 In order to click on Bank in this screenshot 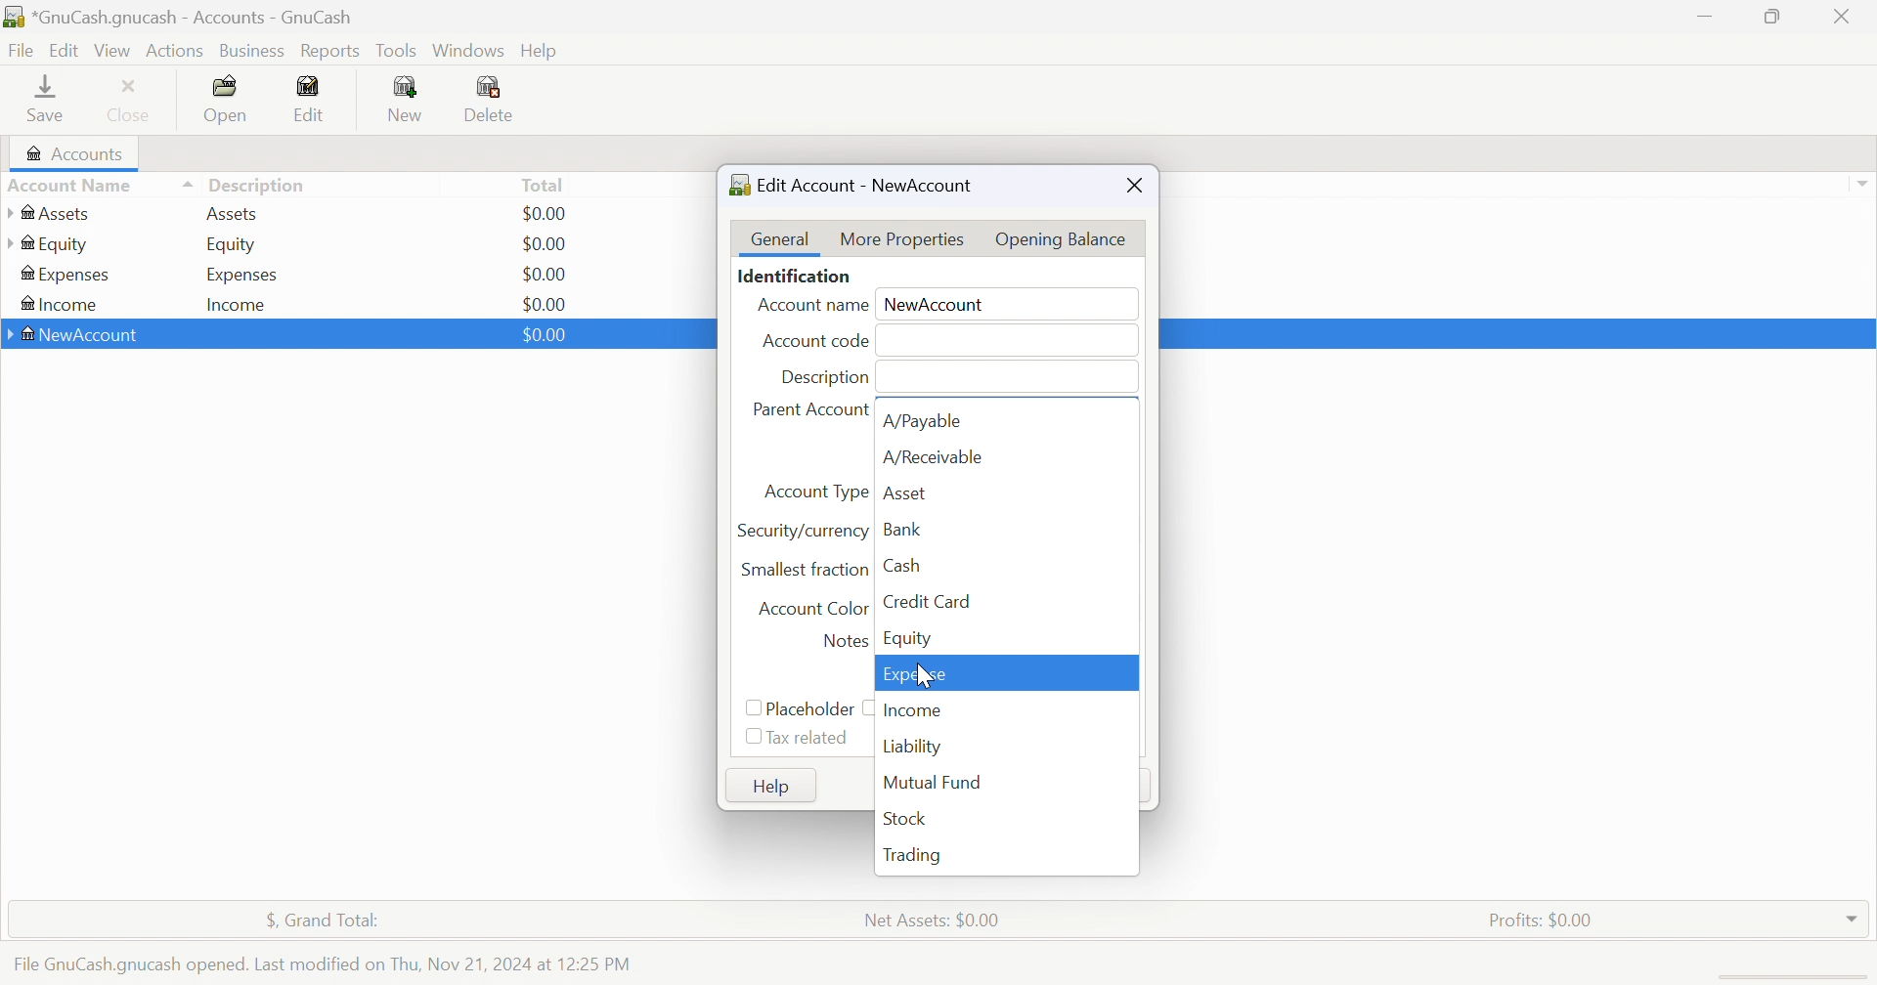, I will do `click(906, 529)`.